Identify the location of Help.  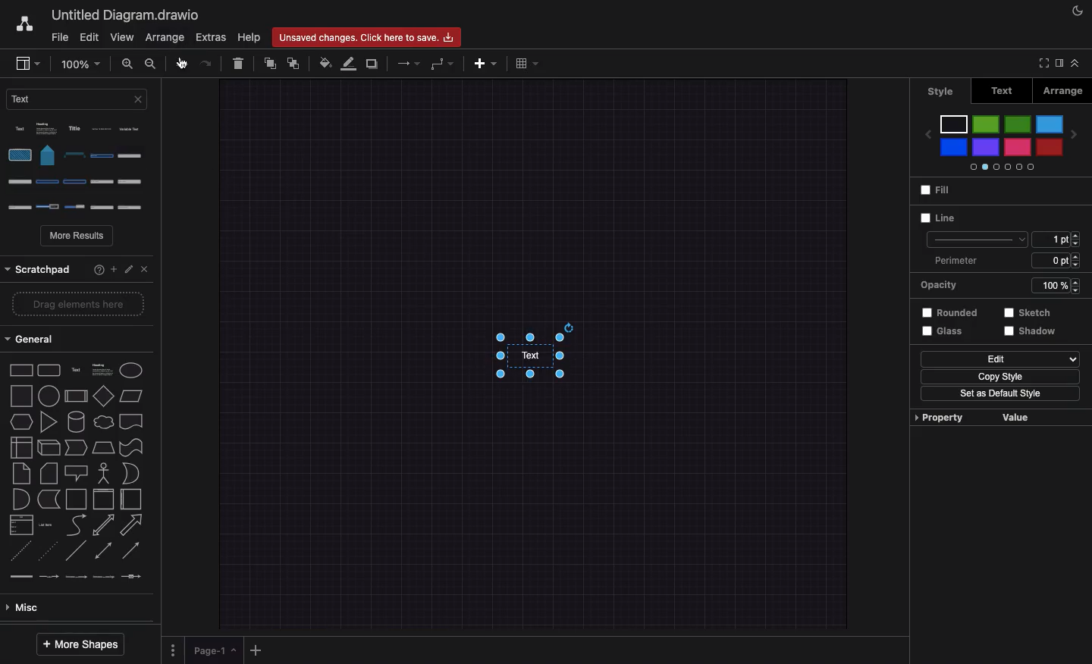
(93, 268).